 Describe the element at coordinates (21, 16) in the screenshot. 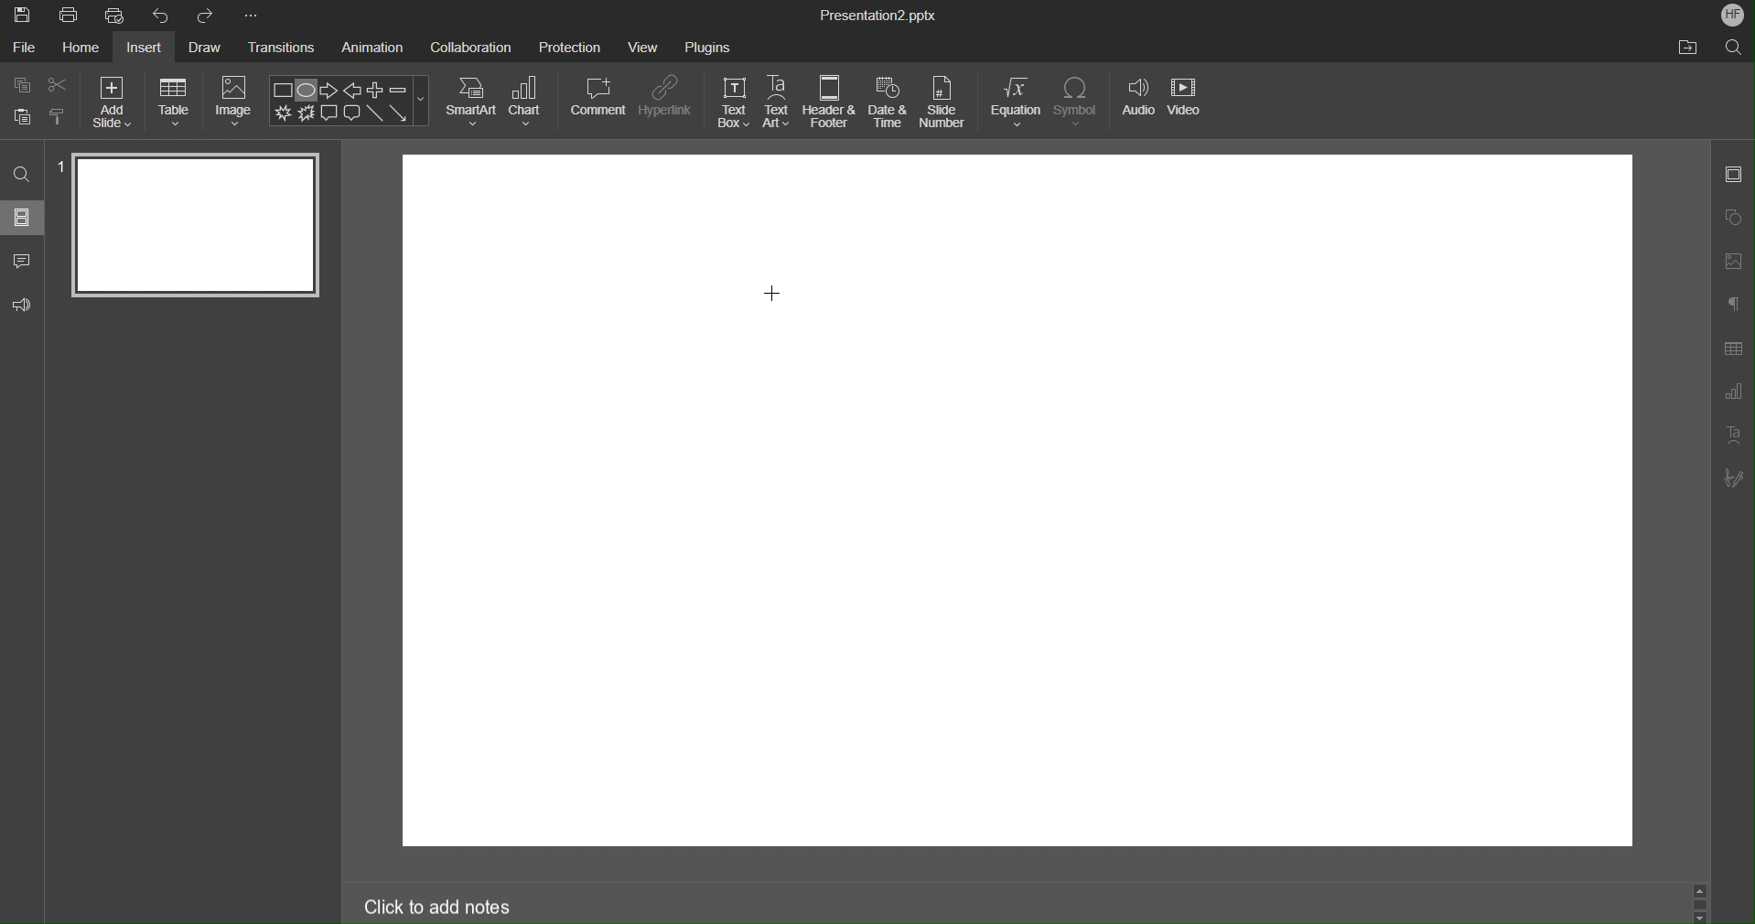

I see `Save` at that location.